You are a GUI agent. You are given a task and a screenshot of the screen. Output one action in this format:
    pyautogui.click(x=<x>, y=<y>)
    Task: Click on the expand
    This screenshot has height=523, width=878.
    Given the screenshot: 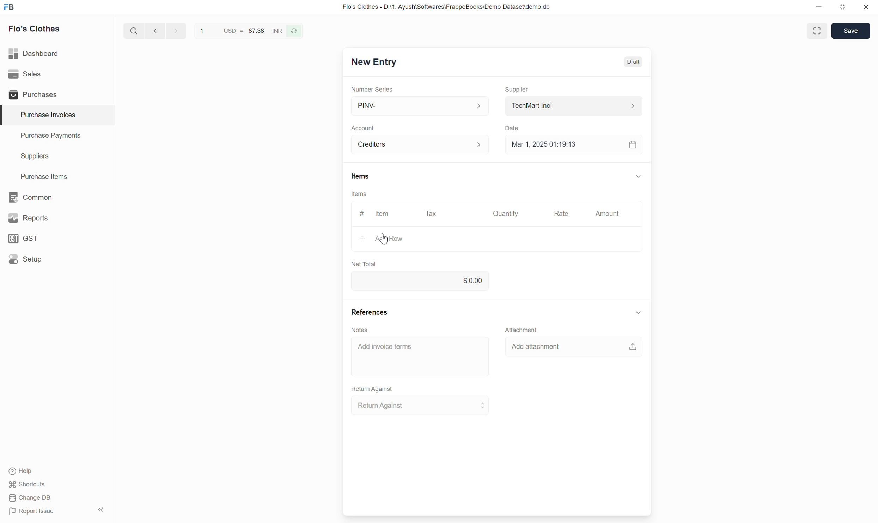 What is the action you would take?
    pyautogui.click(x=639, y=176)
    